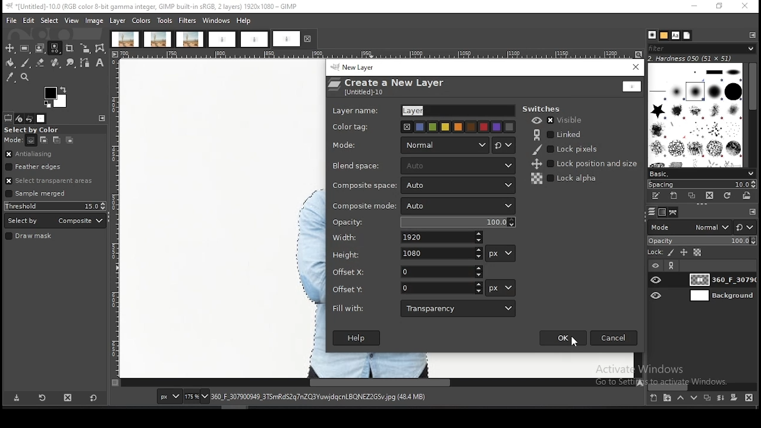  I want to click on visible, so click(559, 119).